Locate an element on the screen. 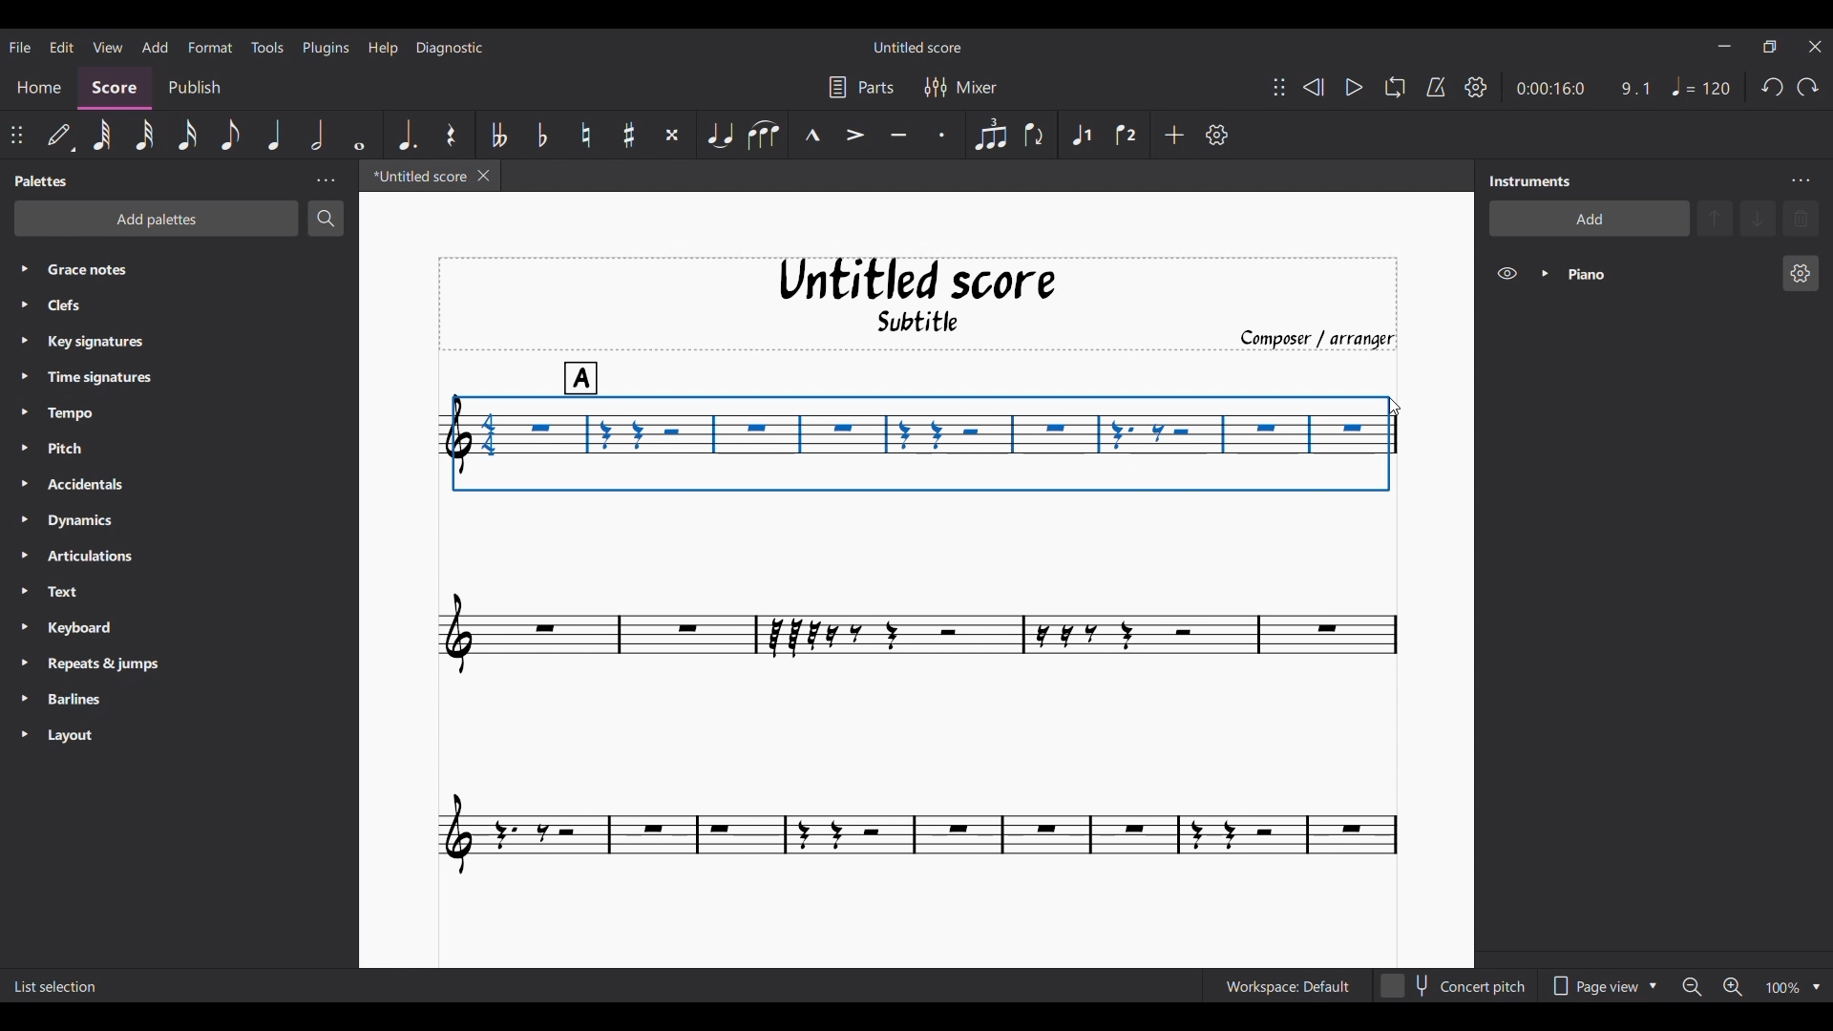 This screenshot has height=1031, width=1833. Half note is located at coordinates (316, 135).